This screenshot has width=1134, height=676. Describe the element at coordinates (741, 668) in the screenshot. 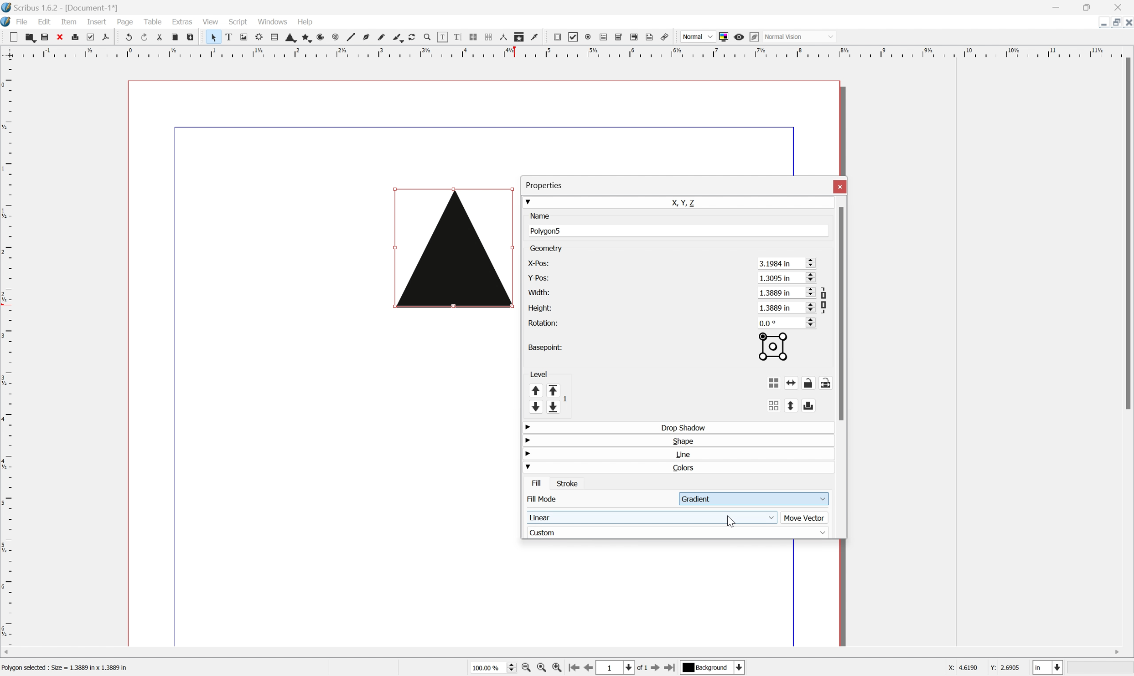

I see `Select current layer` at that location.